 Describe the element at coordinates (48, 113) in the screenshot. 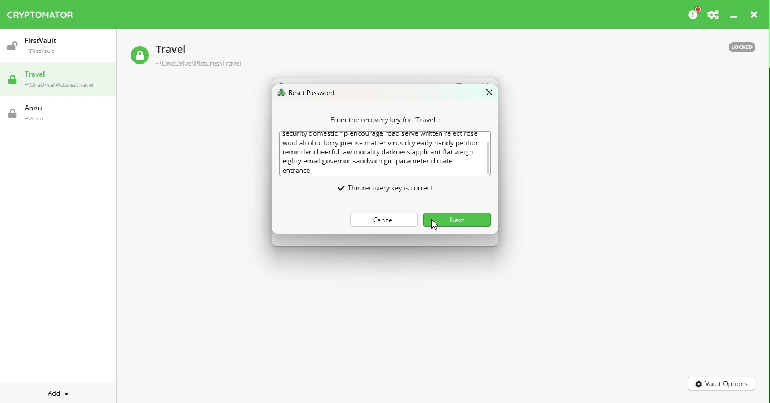

I see `Vault` at that location.